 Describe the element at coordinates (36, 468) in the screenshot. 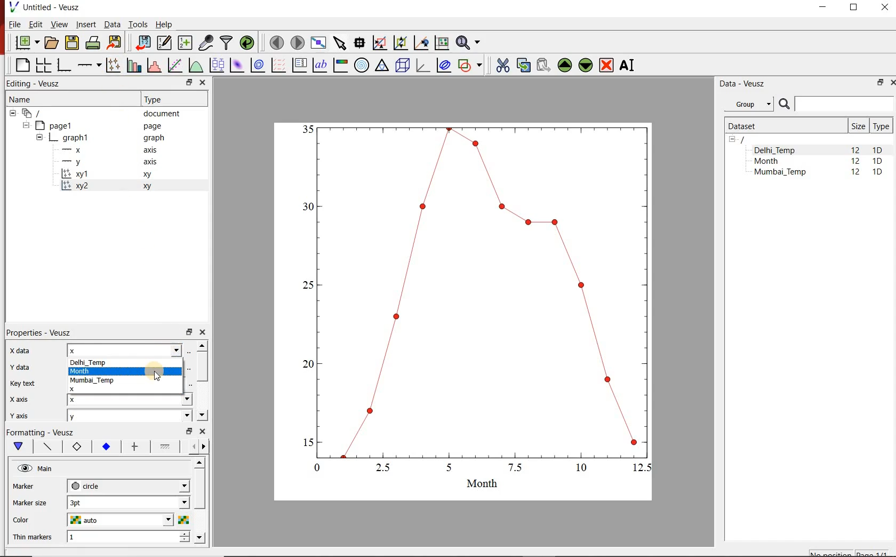

I see `Main` at that location.